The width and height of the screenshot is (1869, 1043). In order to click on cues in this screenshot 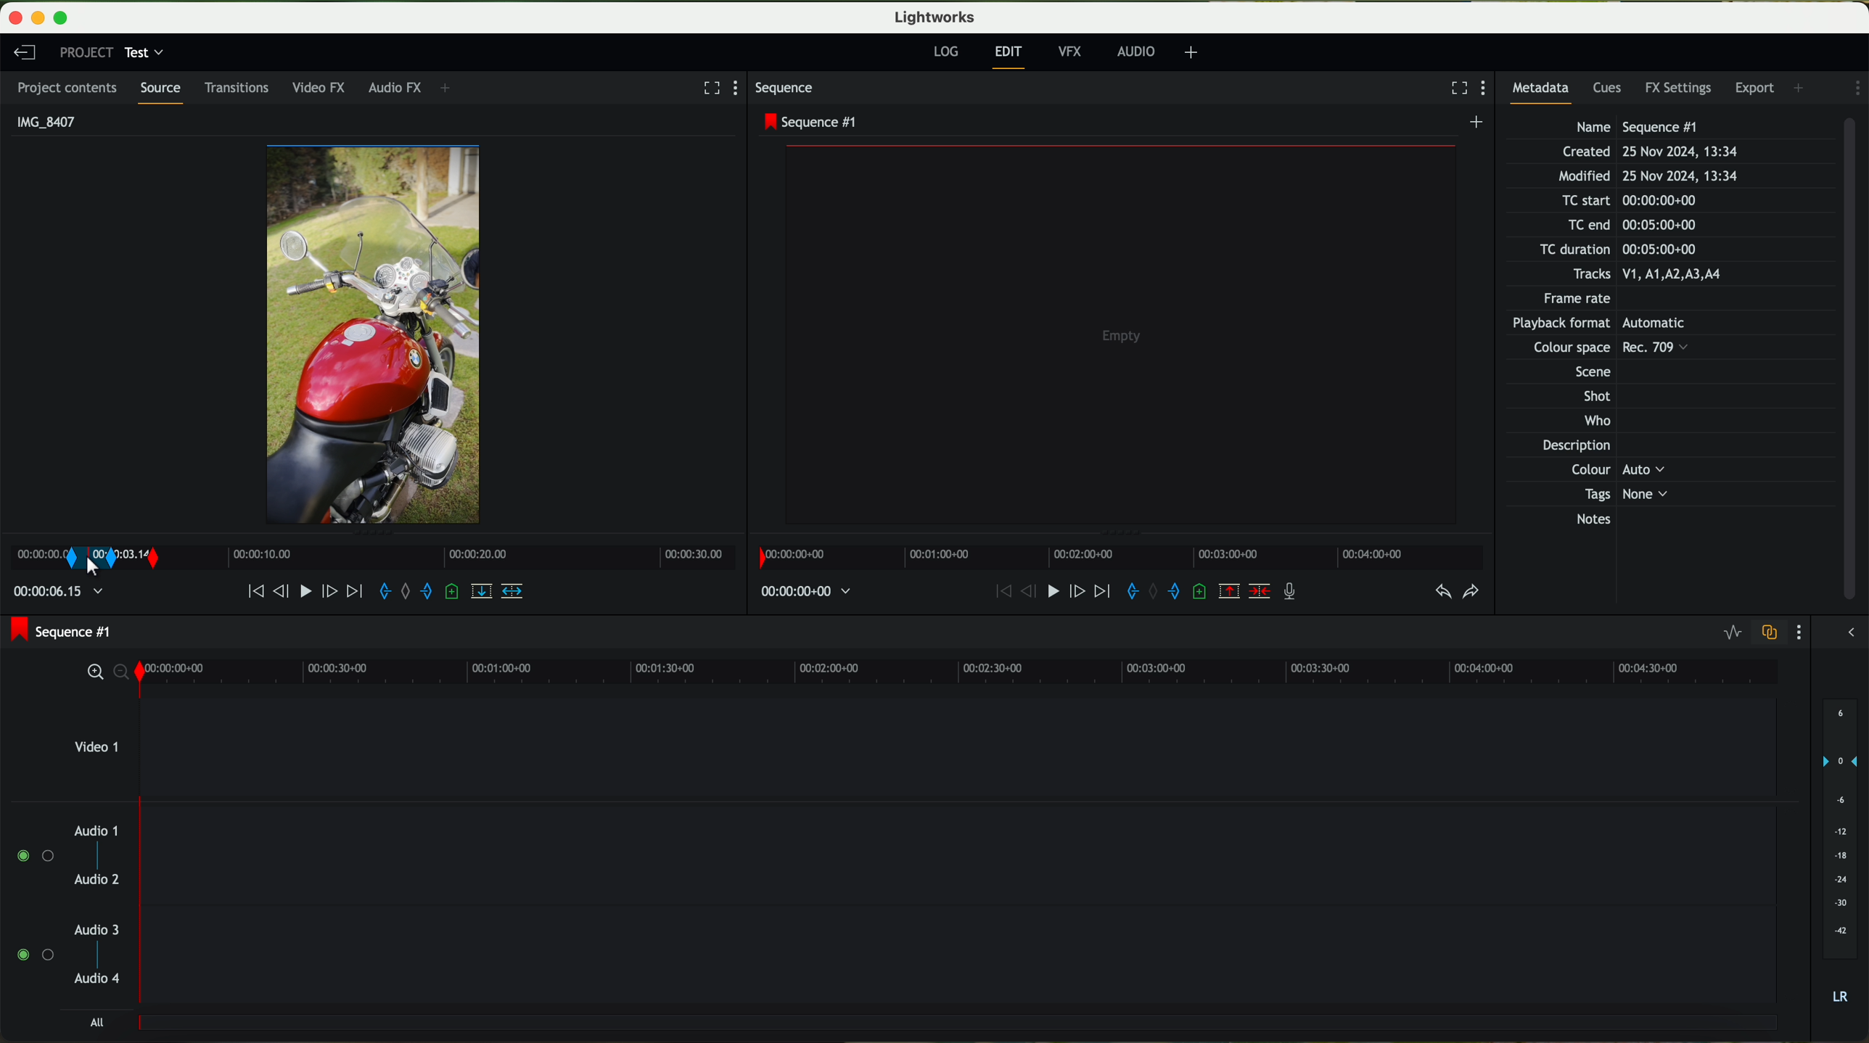, I will do `click(1609, 90)`.